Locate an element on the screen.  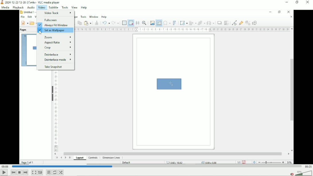
Audio is located at coordinates (30, 7).